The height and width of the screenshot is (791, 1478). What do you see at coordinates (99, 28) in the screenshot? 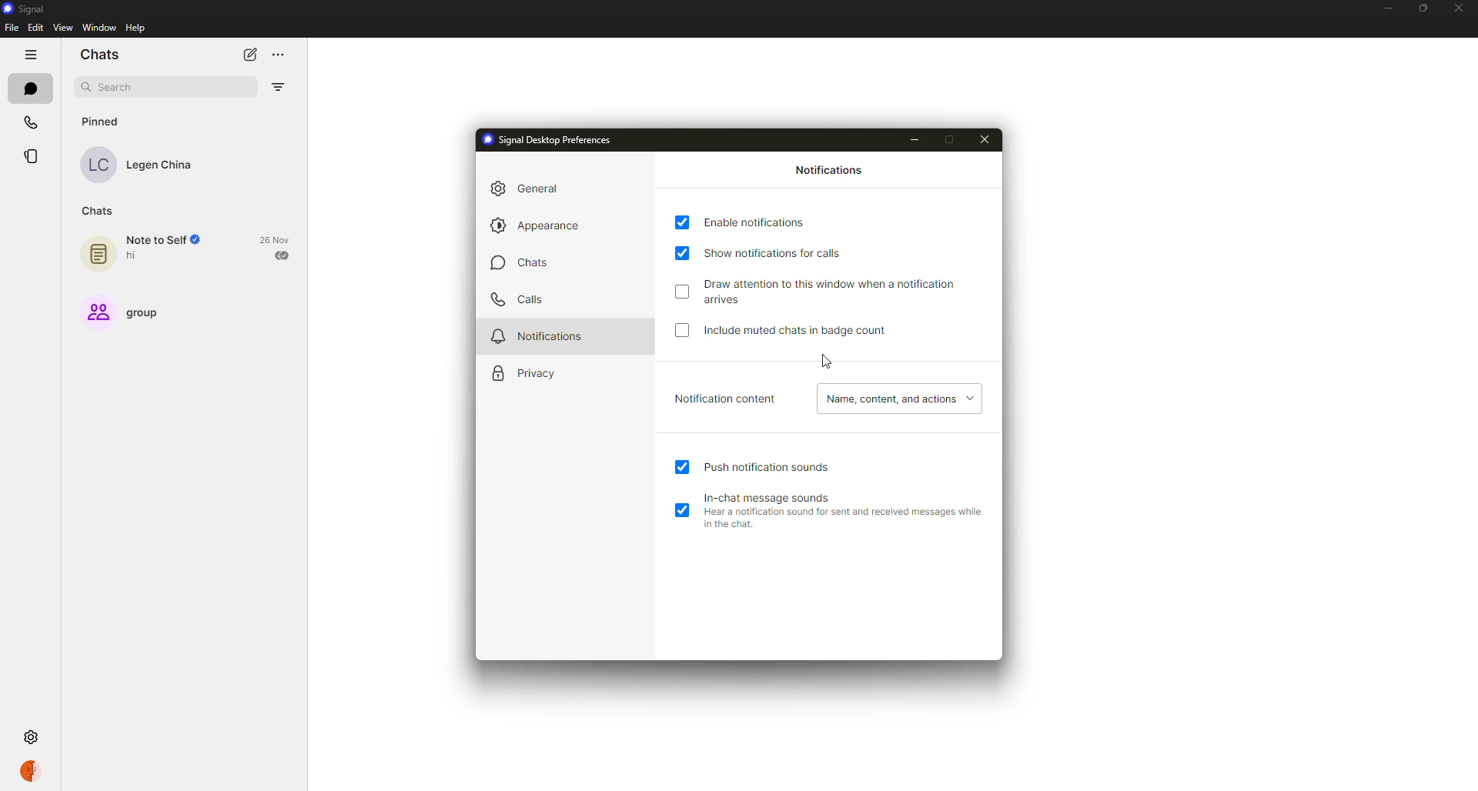
I see `window` at bounding box center [99, 28].